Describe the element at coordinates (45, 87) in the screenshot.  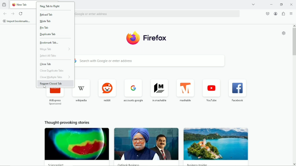
I see `cursor` at that location.